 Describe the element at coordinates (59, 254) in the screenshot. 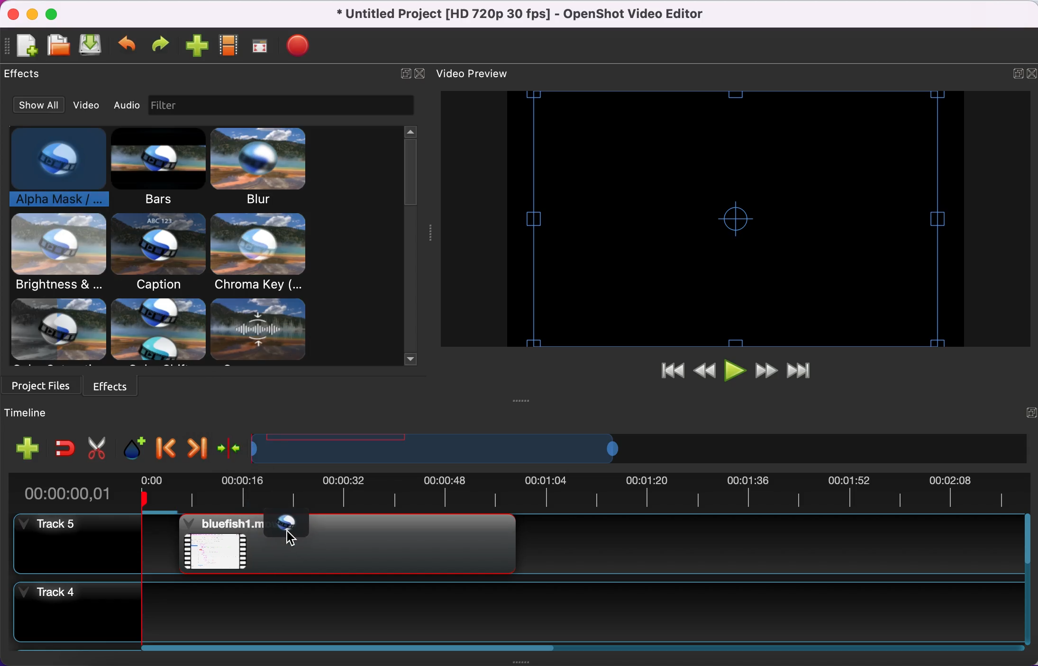

I see `brightness` at that location.